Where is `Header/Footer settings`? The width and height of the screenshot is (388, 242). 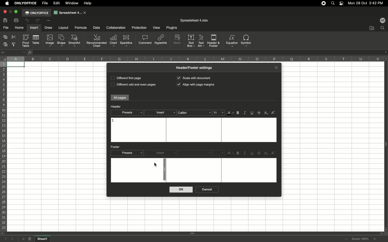
Header/Footer settings is located at coordinates (196, 67).